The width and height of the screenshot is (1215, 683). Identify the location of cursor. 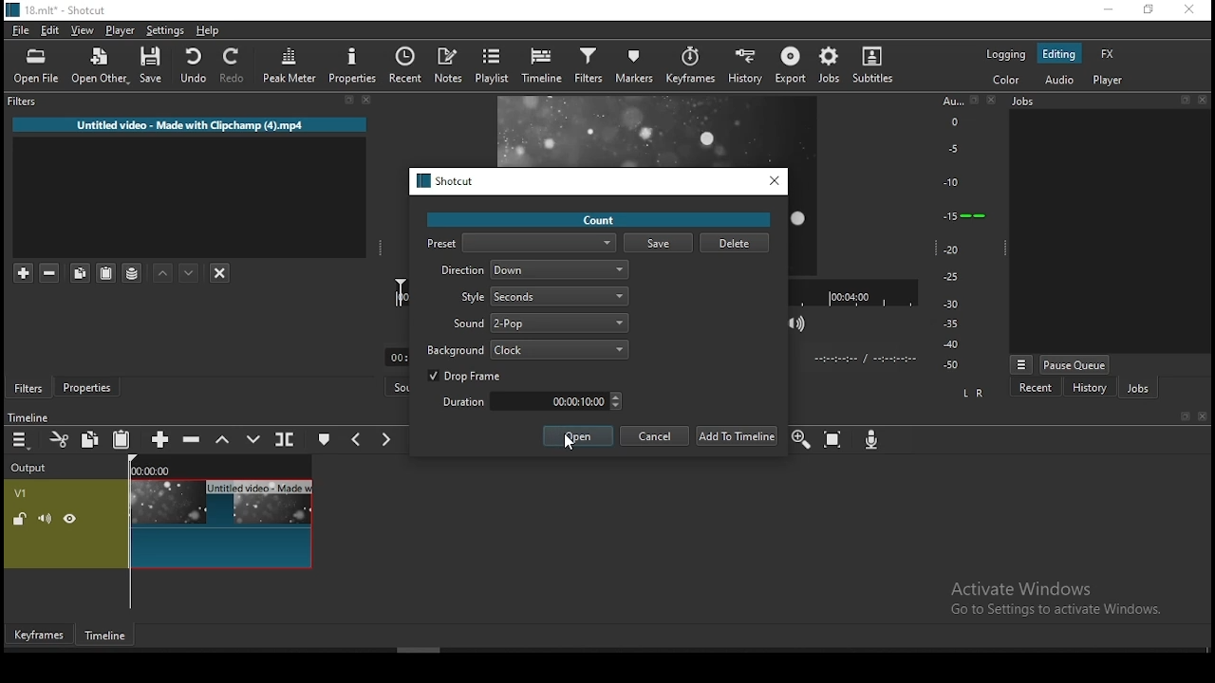
(571, 446).